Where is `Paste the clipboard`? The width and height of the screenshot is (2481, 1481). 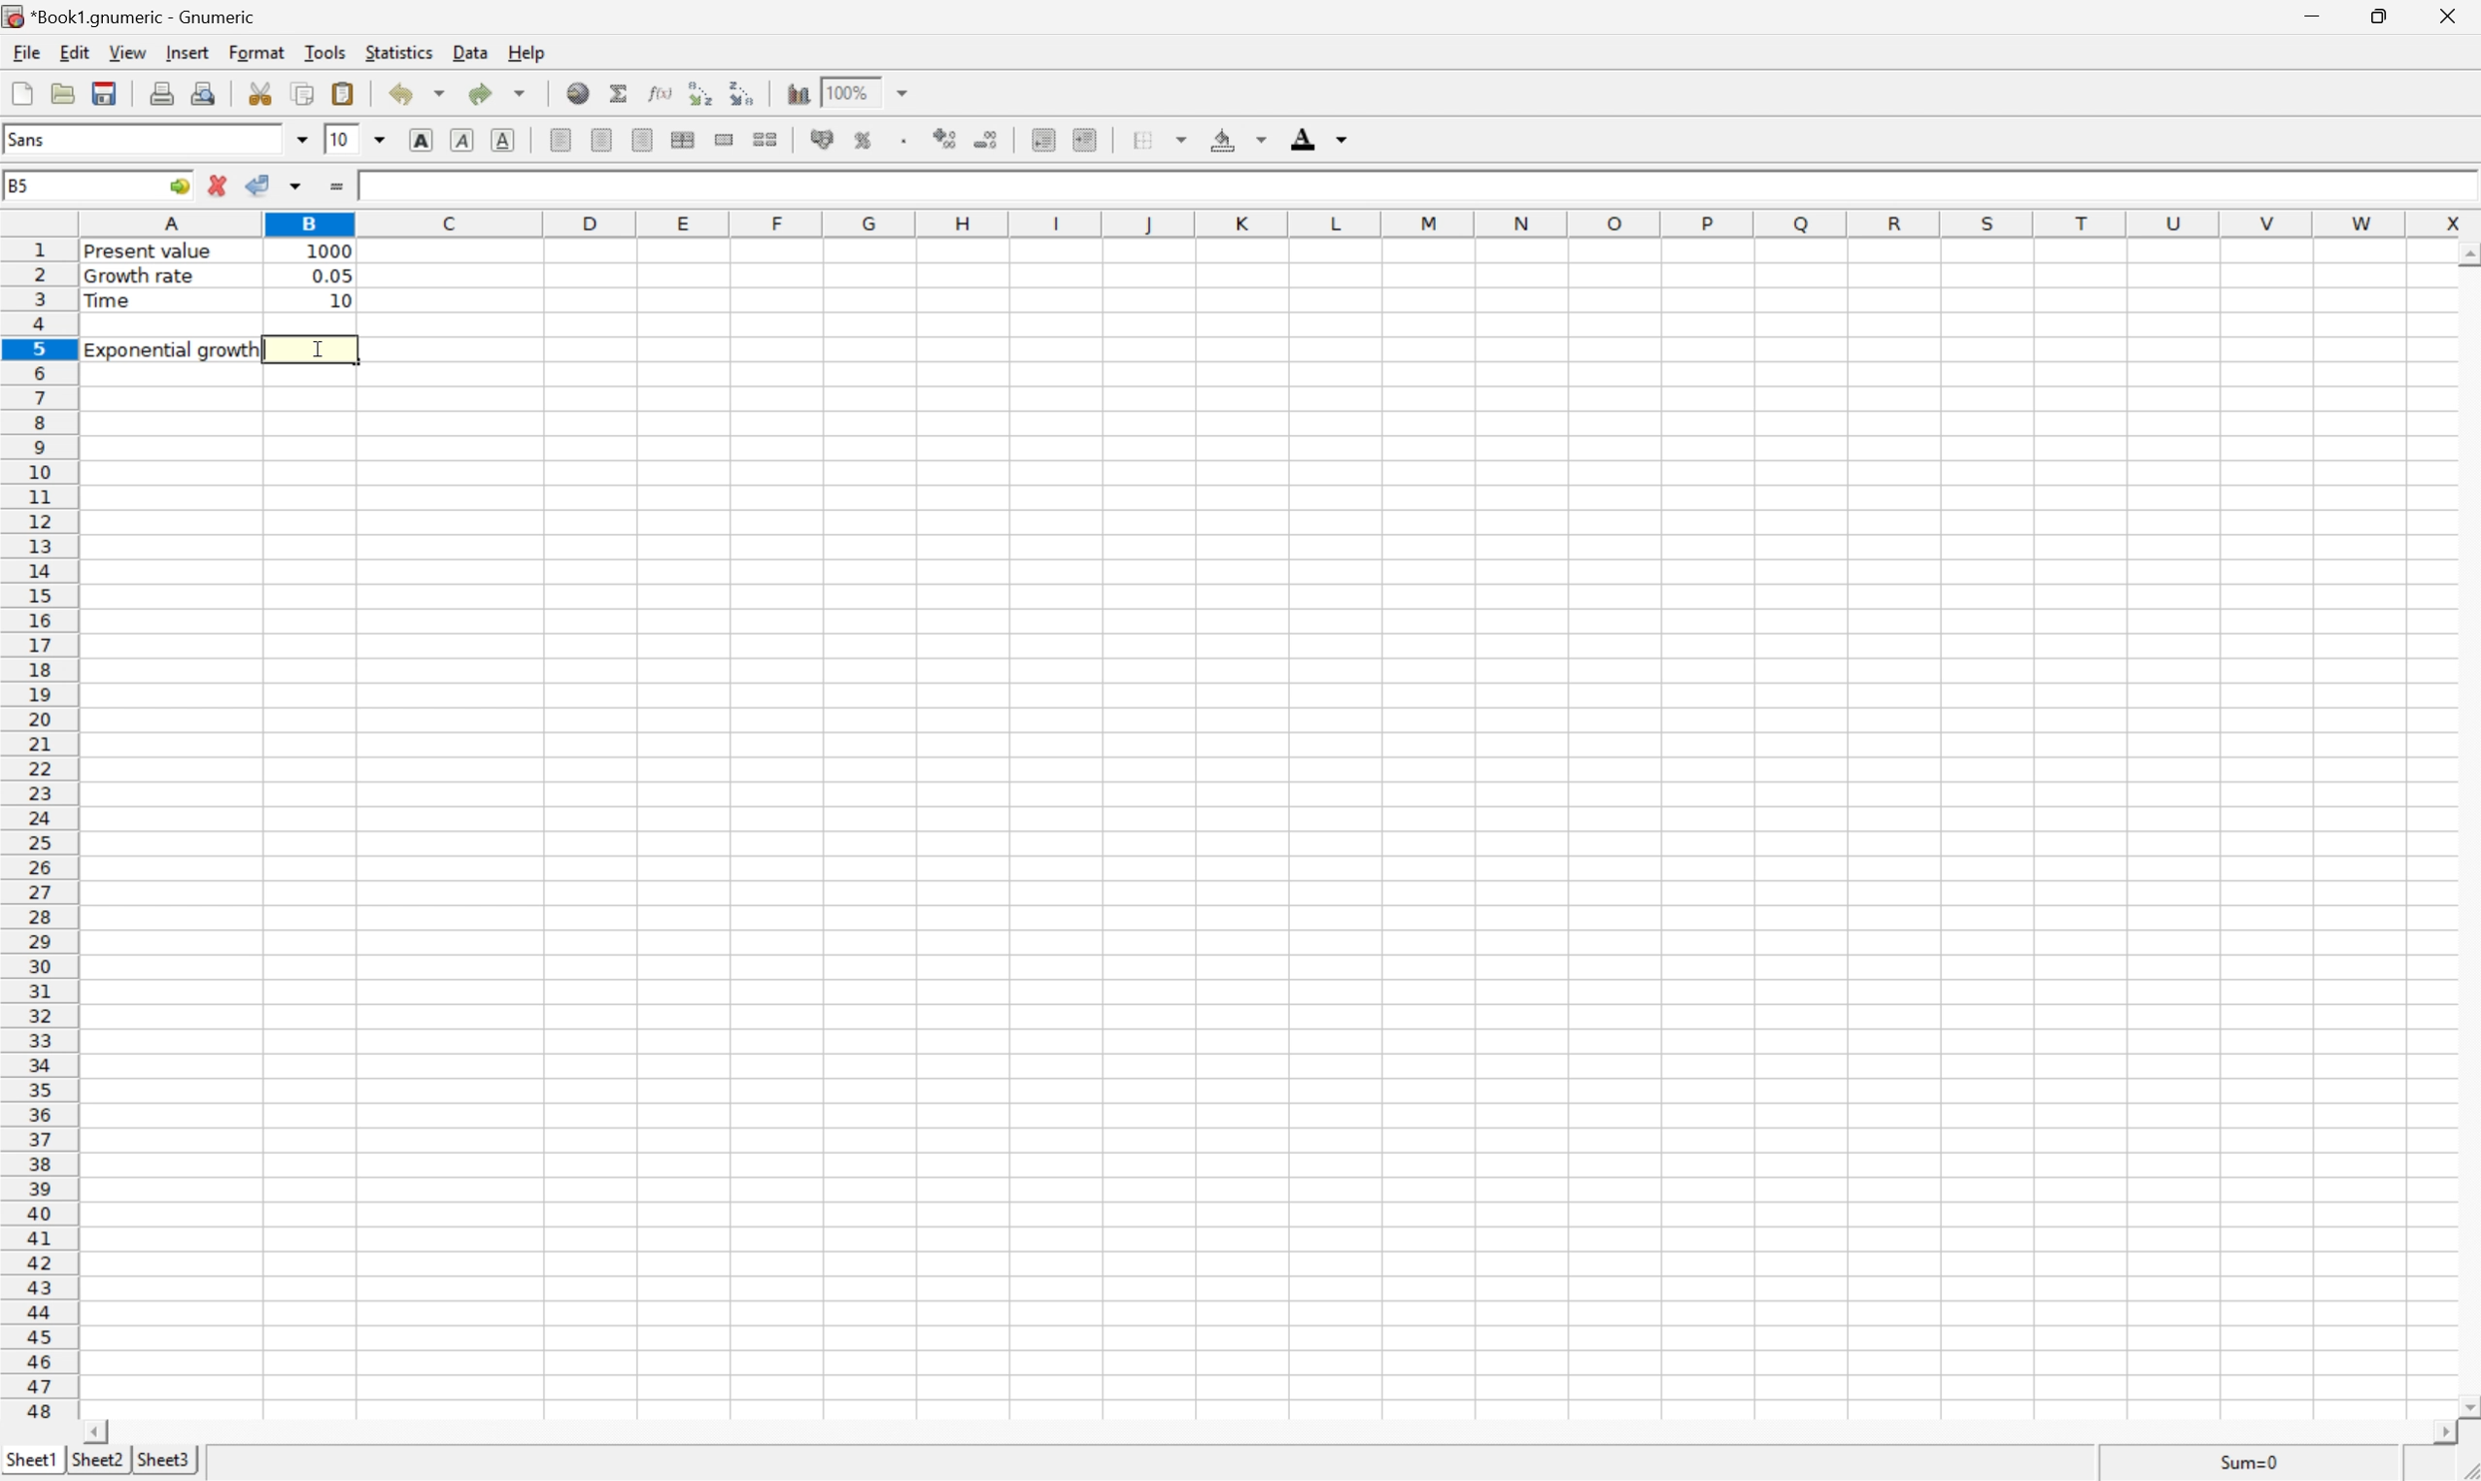 Paste the clipboard is located at coordinates (346, 91).